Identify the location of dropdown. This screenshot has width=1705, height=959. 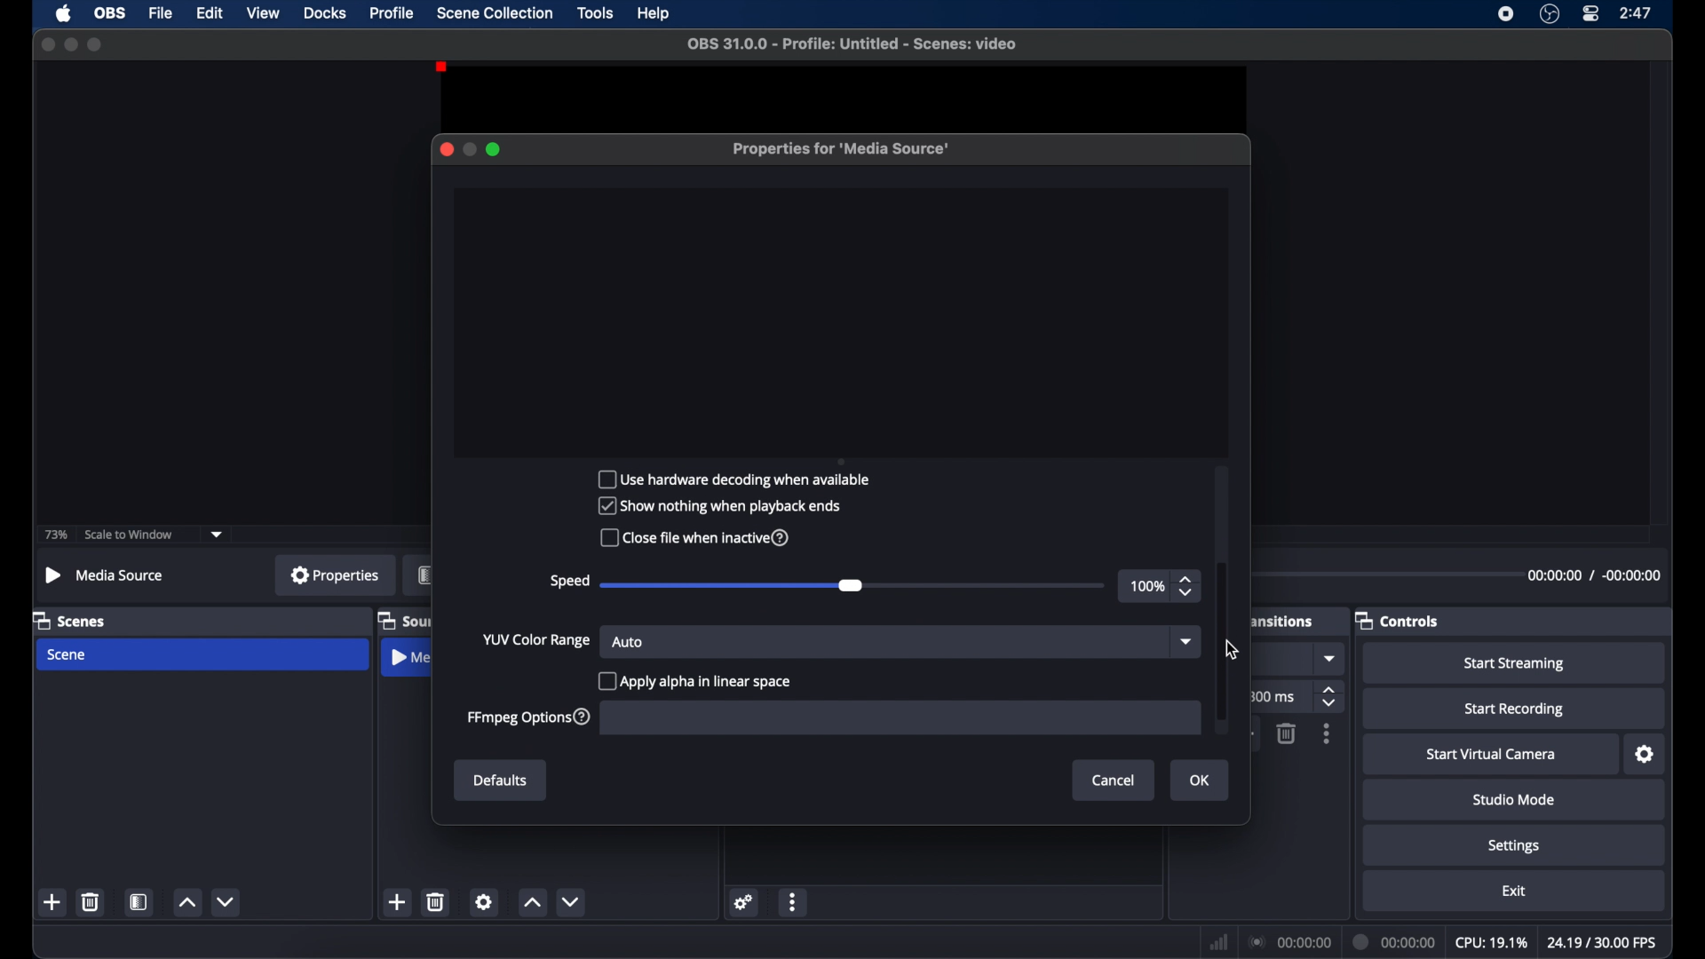
(1186, 640).